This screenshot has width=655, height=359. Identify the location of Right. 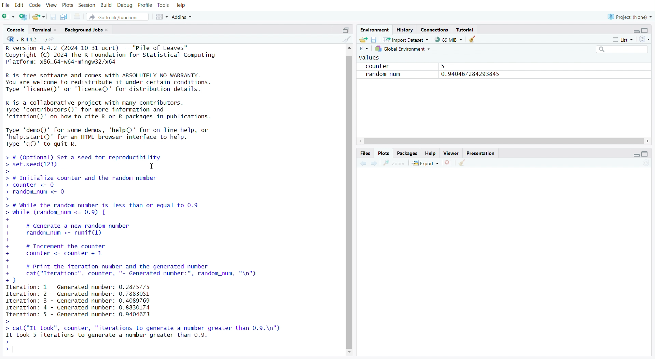
(648, 139).